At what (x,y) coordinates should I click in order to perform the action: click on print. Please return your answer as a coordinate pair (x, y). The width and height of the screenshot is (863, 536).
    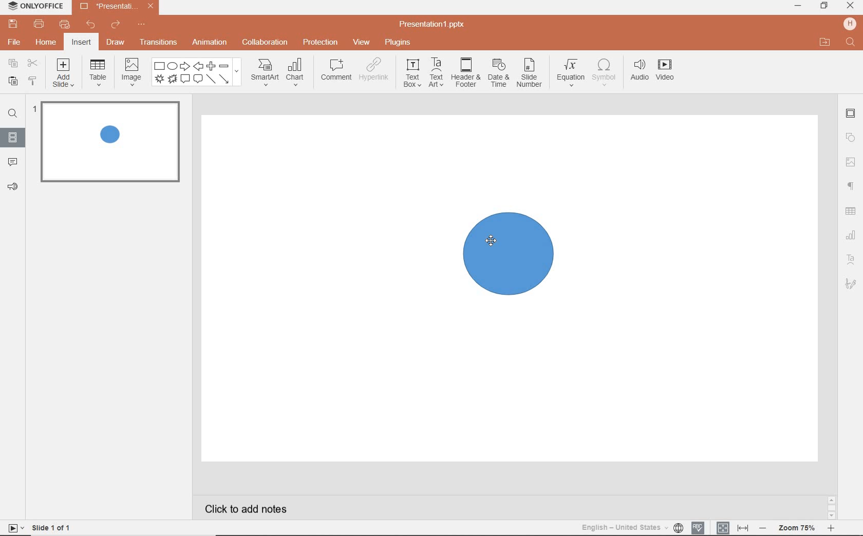
    Looking at the image, I should click on (40, 24).